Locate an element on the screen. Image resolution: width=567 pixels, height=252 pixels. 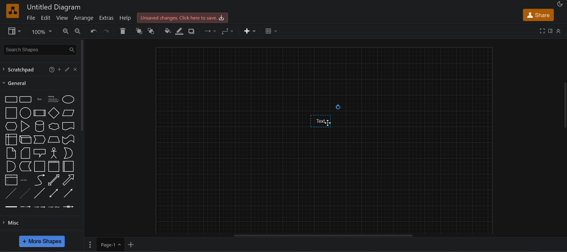
Step is located at coordinates (40, 140).